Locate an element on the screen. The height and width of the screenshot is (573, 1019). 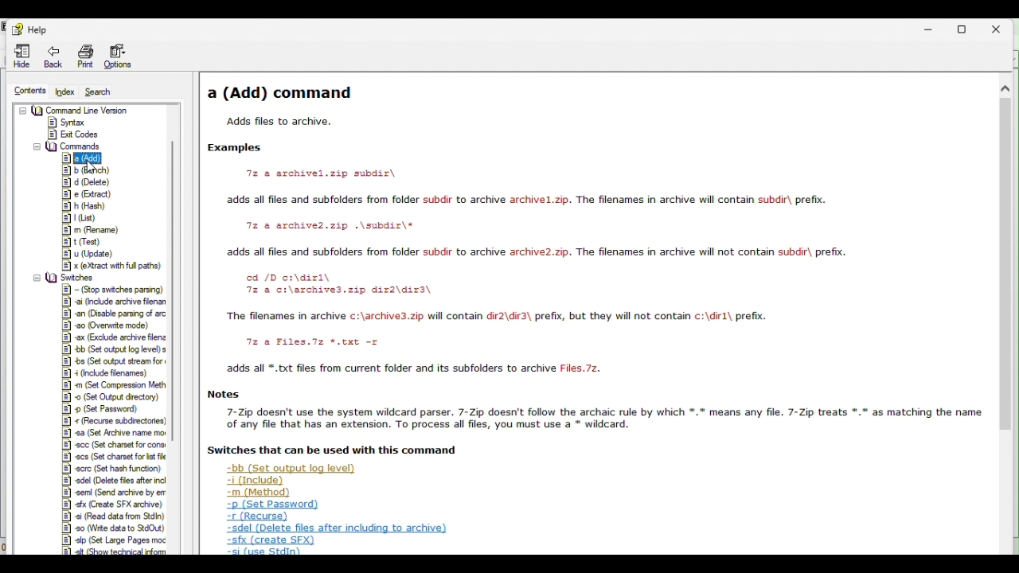
Scrollbar is located at coordinates (1005, 318).